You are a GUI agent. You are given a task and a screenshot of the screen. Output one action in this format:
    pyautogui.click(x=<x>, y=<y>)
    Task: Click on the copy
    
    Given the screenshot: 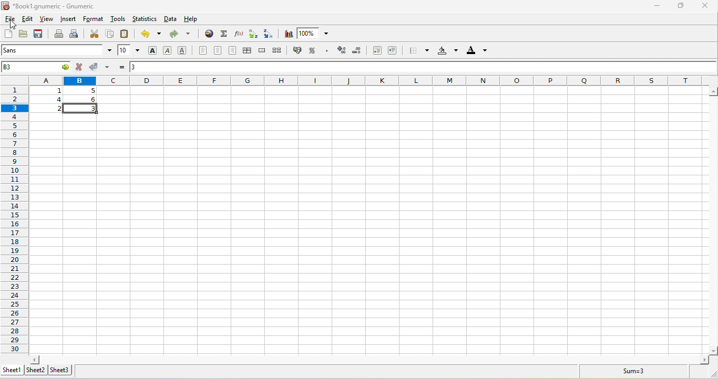 What is the action you would take?
    pyautogui.click(x=111, y=34)
    